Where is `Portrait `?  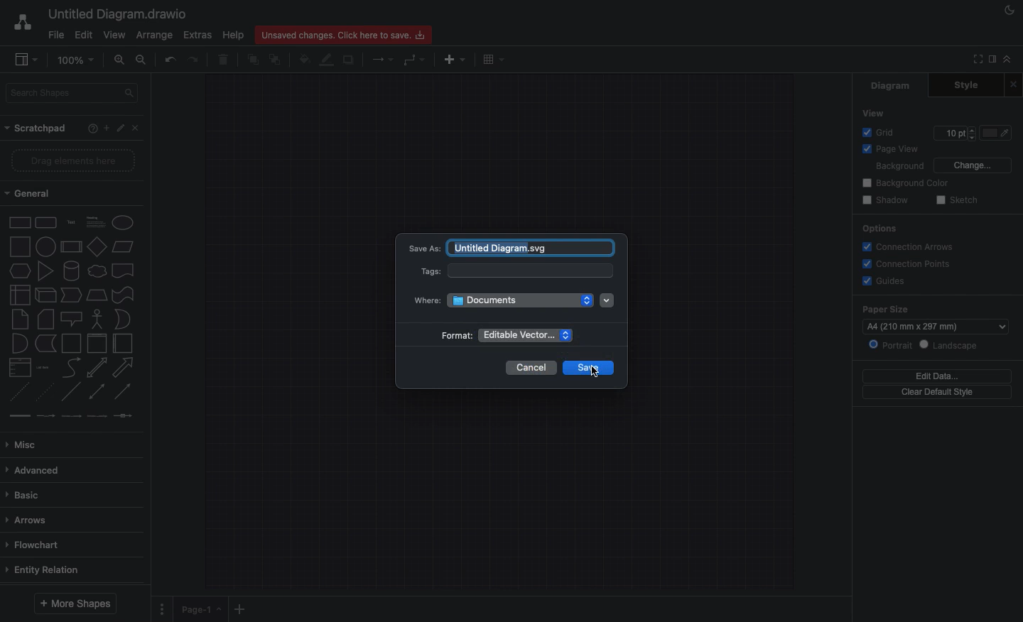
Portrait  is located at coordinates (891, 346).